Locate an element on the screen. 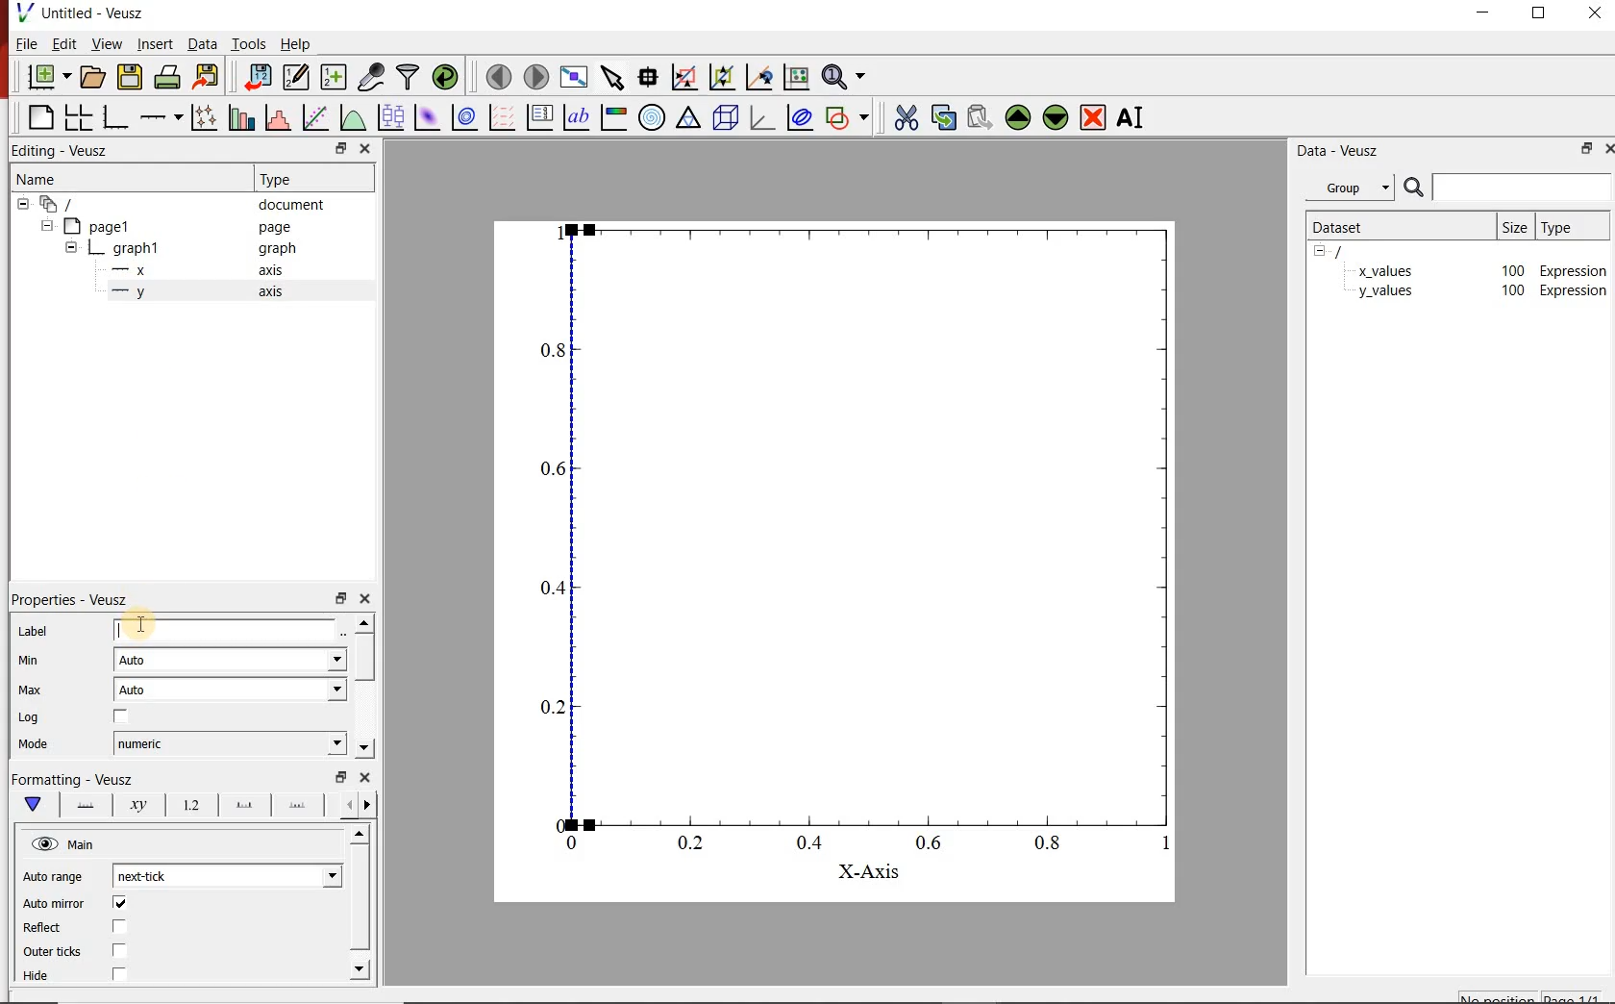  close is located at coordinates (366, 776).